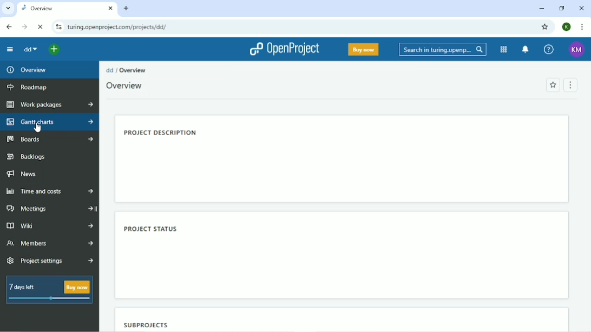 The height and width of the screenshot is (332, 591). I want to click on Close, so click(581, 8).